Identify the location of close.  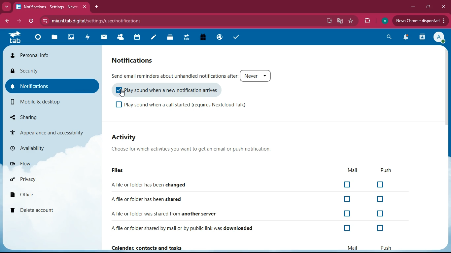
(442, 7).